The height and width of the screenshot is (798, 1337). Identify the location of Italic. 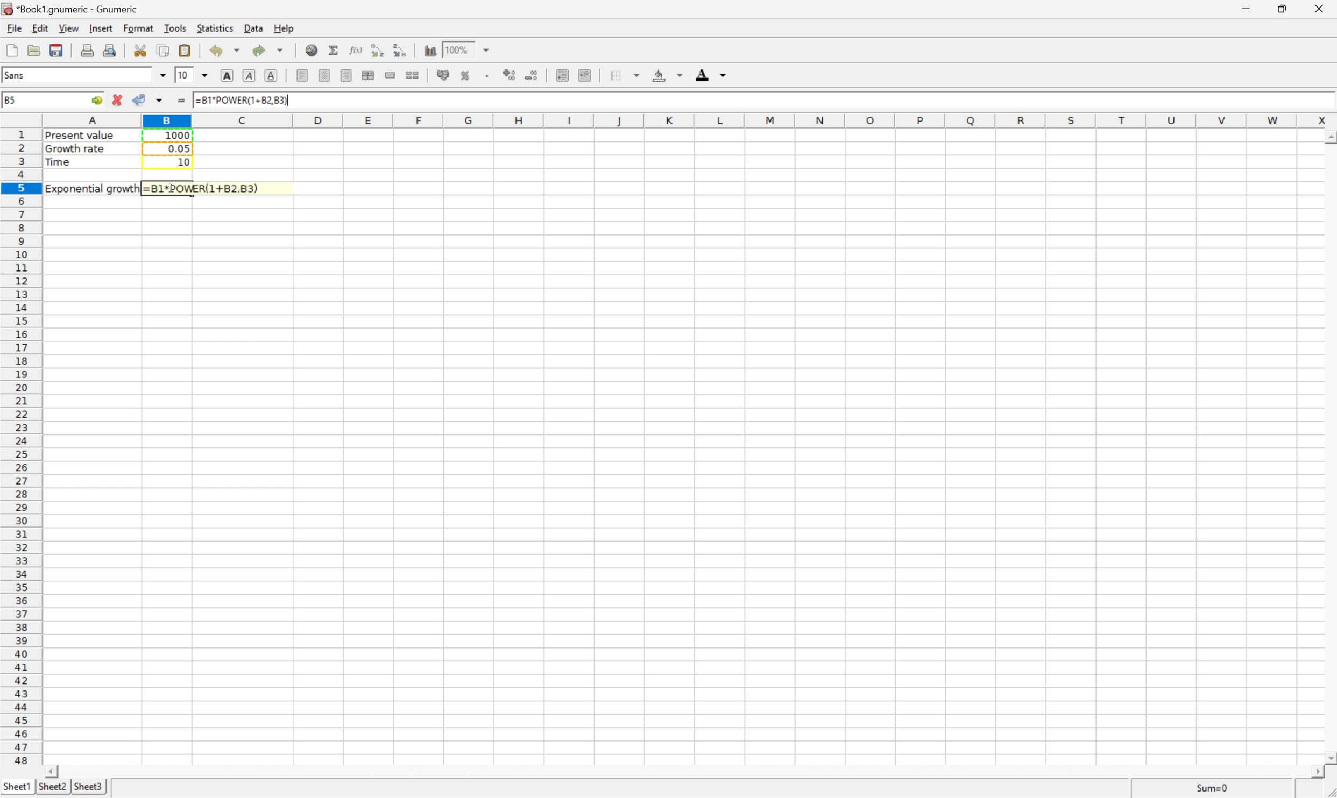
(248, 75).